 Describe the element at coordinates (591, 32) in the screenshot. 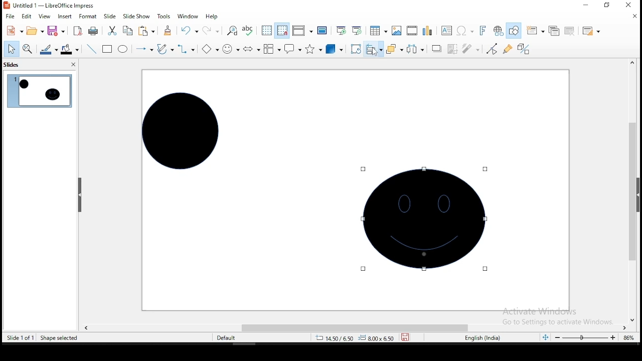

I see ` slide layout` at that location.